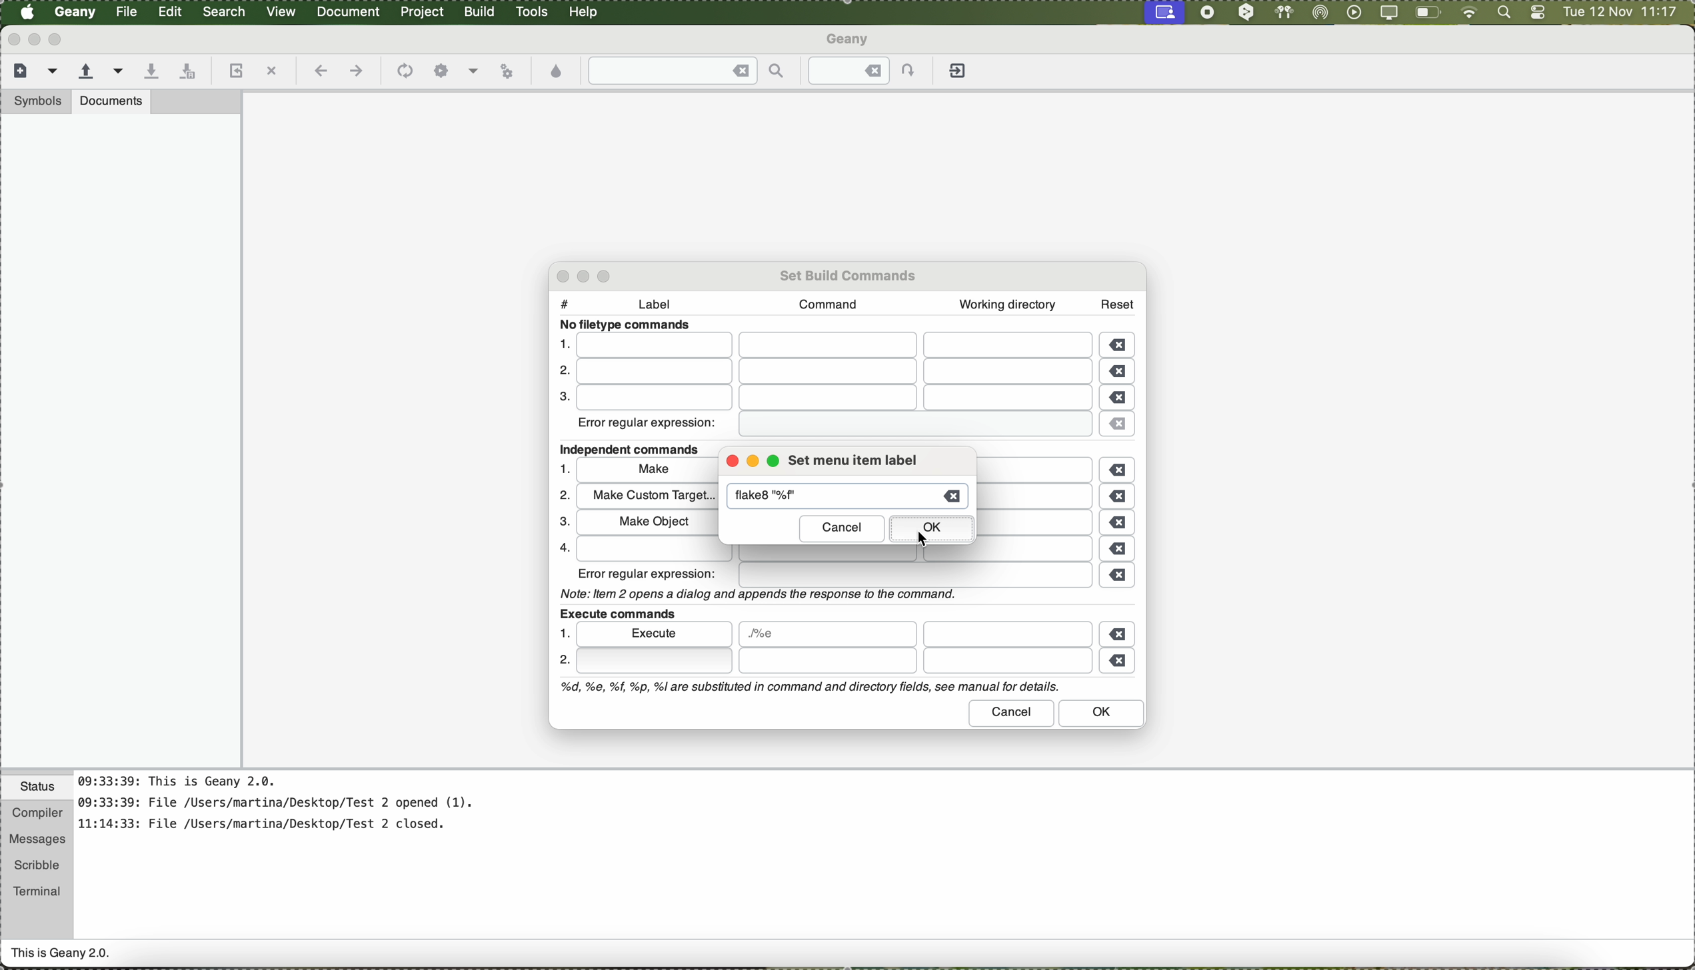  I want to click on maximize, so click(58, 39).